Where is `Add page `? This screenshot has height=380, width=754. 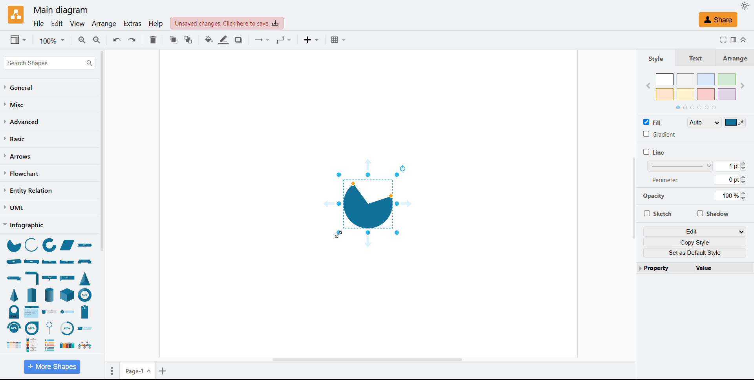 Add page  is located at coordinates (164, 371).